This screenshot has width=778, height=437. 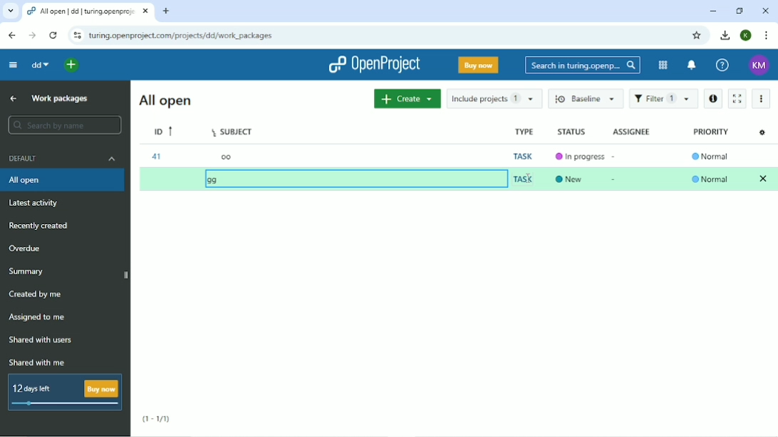 What do you see at coordinates (577, 157) in the screenshot?
I see `In progress` at bounding box center [577, 157].